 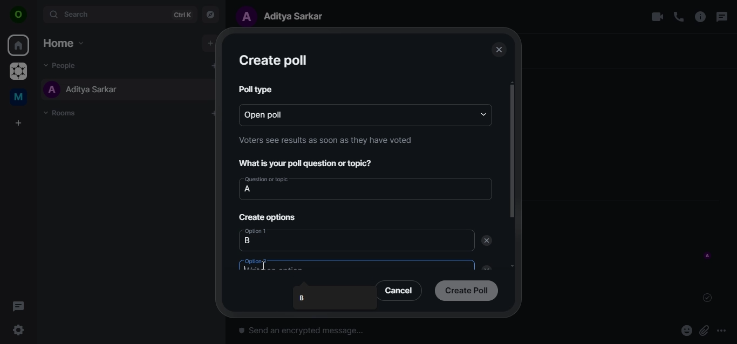 What do you see at coordinates (704, 331) in the screenshot?
I see `attachments` at bounding box center [704, 331].